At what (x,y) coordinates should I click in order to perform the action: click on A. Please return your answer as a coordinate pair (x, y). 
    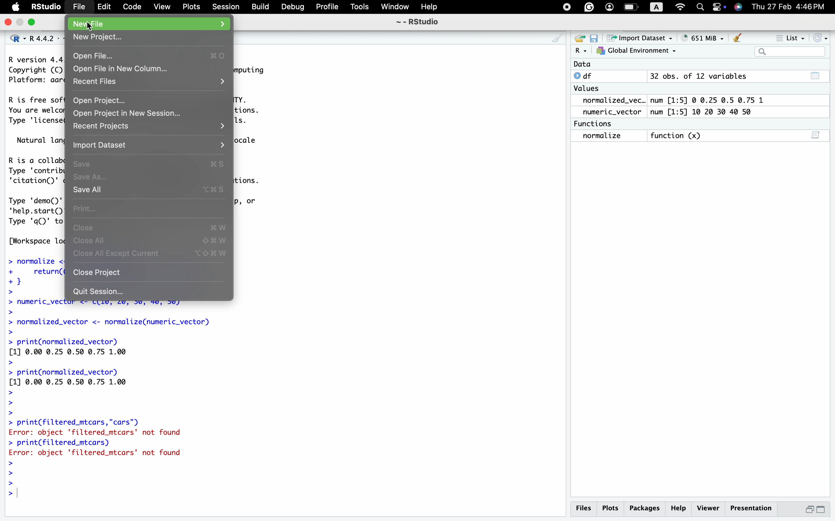
    Looking at the image, I should click on (656, 6).